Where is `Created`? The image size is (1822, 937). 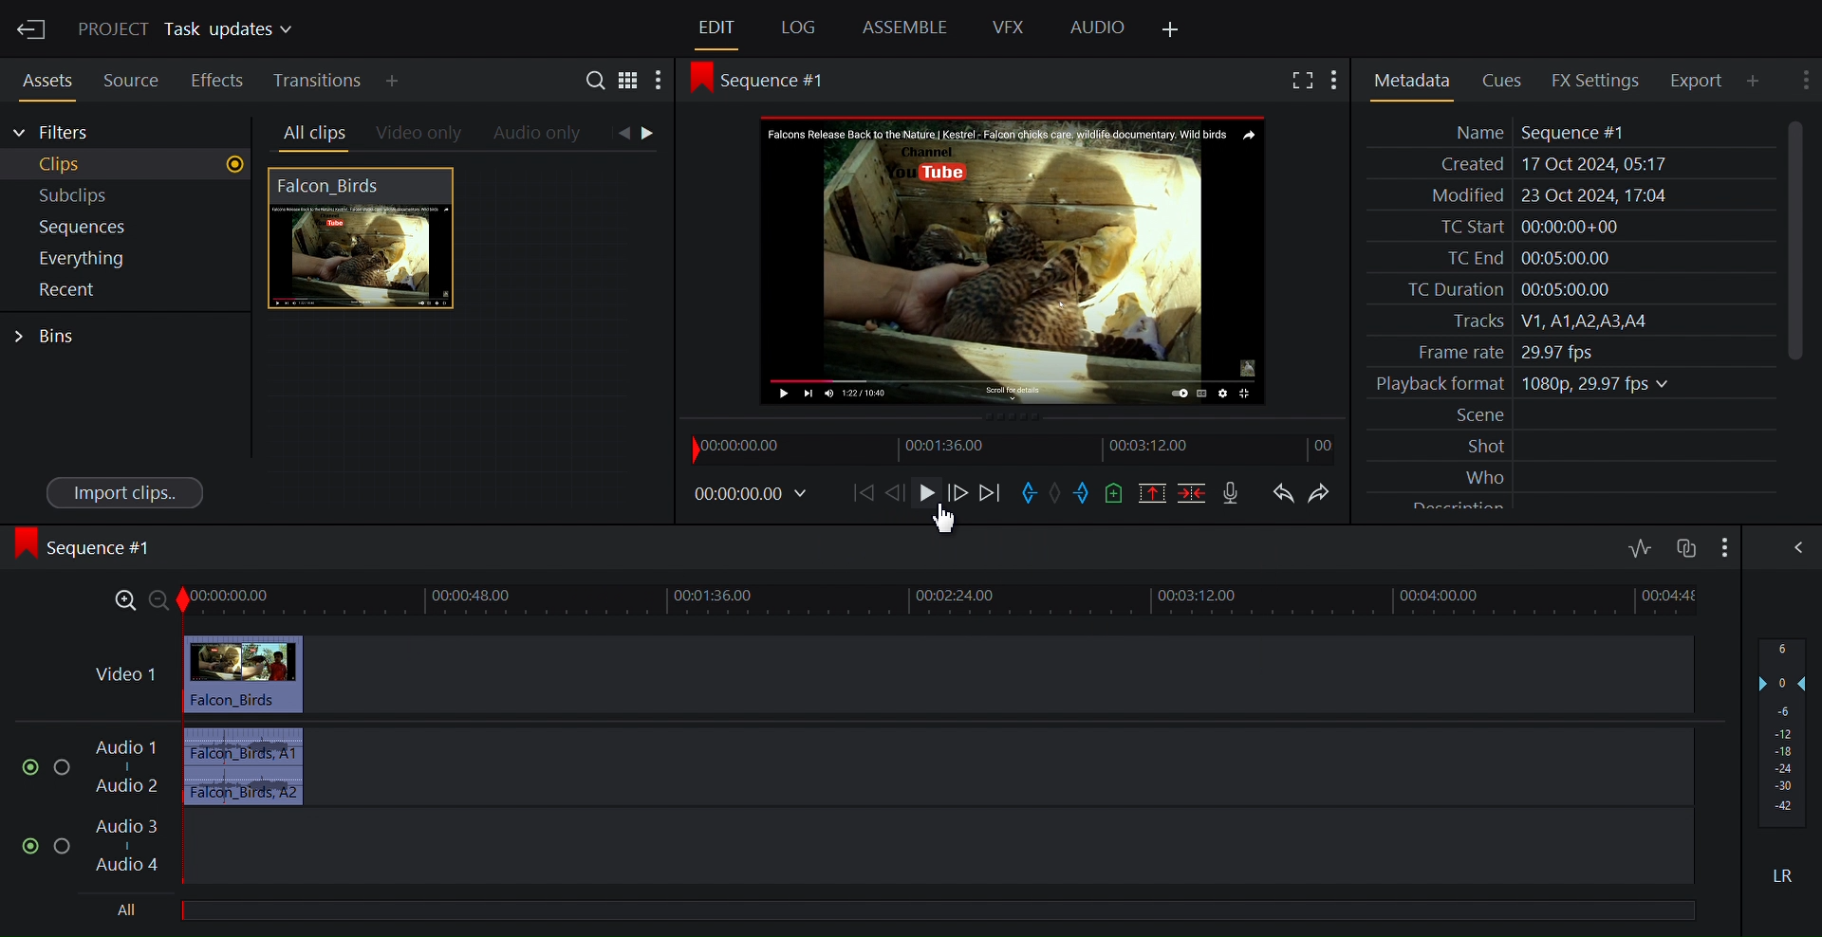
Created is located at coordinates (1567, 165).